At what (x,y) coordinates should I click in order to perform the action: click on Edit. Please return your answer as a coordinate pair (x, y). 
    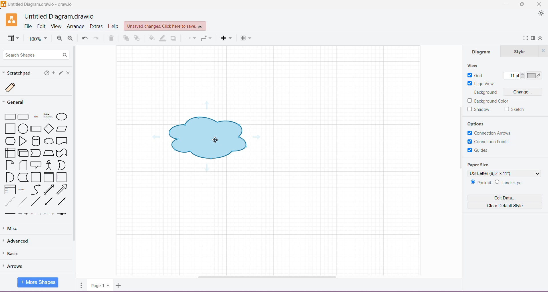
    Looking at the image, I should click on (42, 26).